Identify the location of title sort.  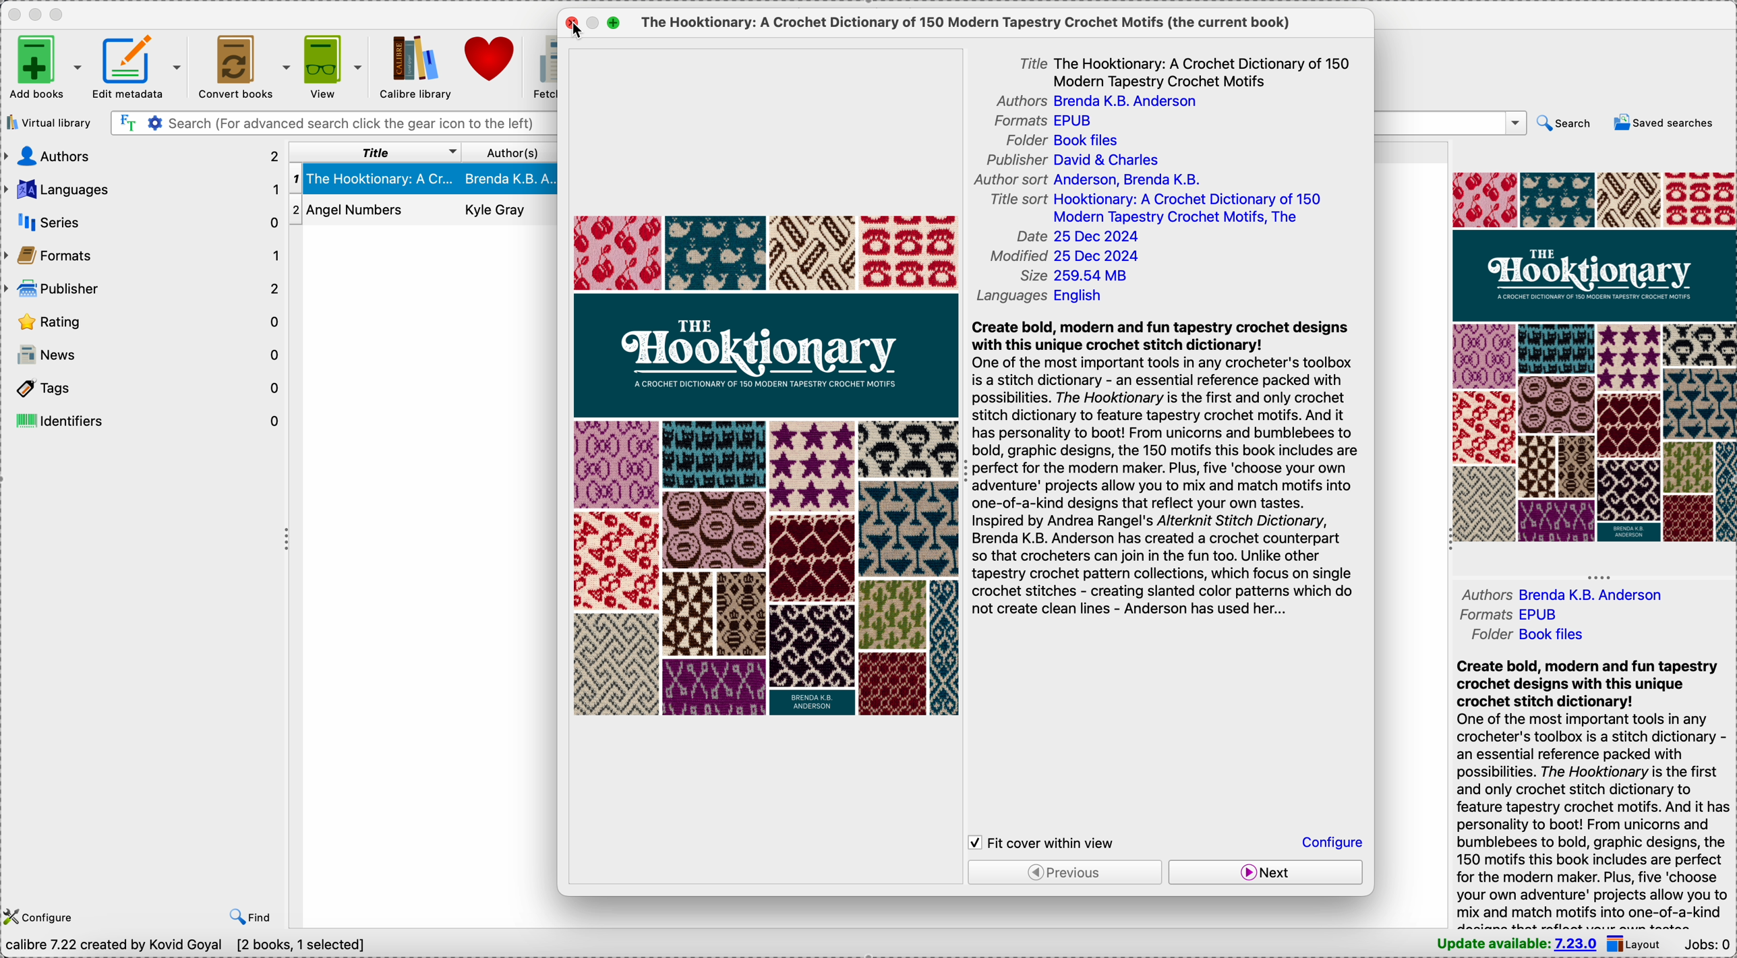
(1156, 210).